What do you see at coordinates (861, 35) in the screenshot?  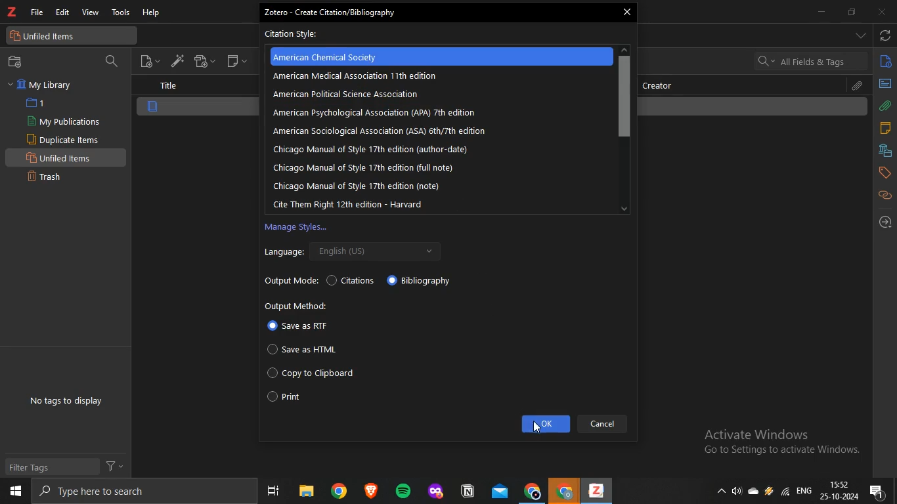 I see `drop down` at bounding box center [861, 35].